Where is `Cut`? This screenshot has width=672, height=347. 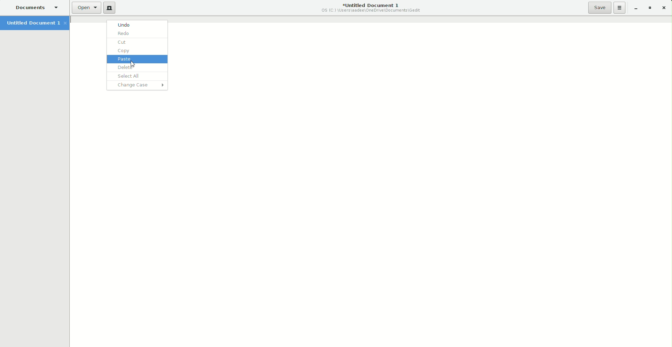 Cut is located at coordinates (137, 42).